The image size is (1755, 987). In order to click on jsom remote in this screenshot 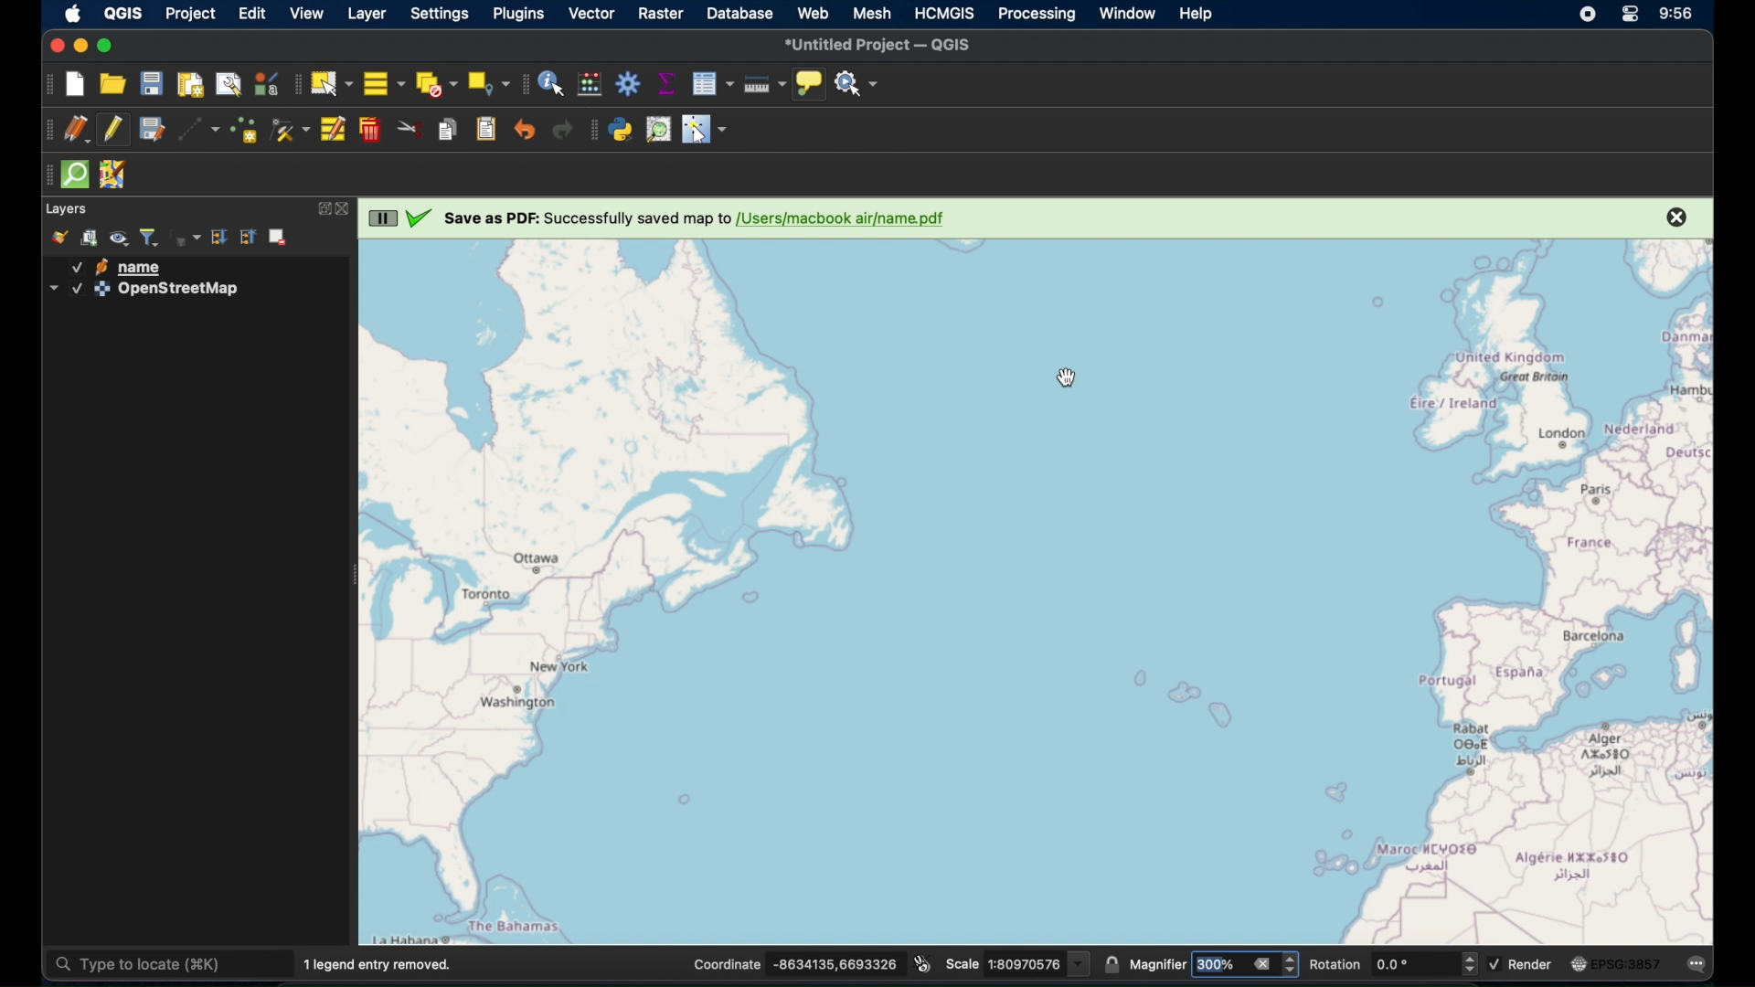, I will do `click(112, 175)`.